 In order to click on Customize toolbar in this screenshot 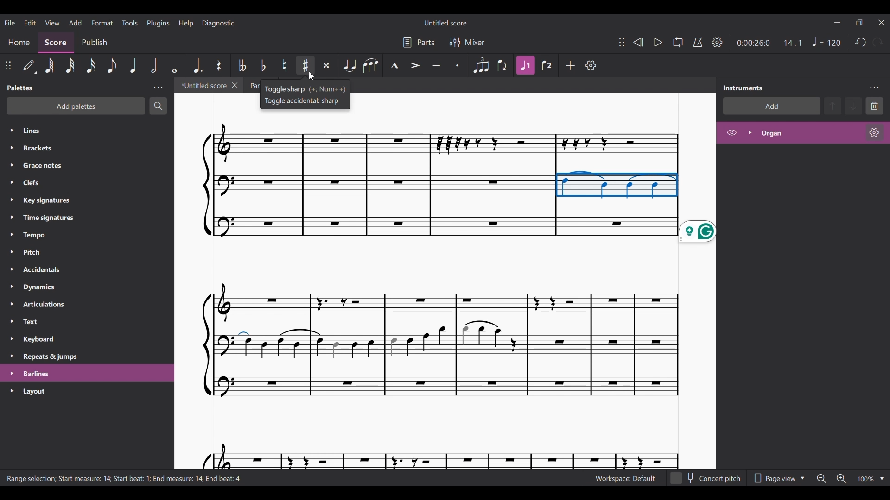, I will do `click(591, 65)`.